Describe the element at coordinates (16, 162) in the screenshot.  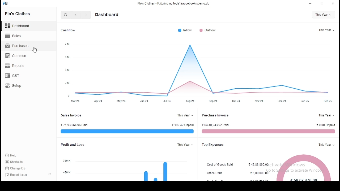
I see `Shortcuts` at that location.